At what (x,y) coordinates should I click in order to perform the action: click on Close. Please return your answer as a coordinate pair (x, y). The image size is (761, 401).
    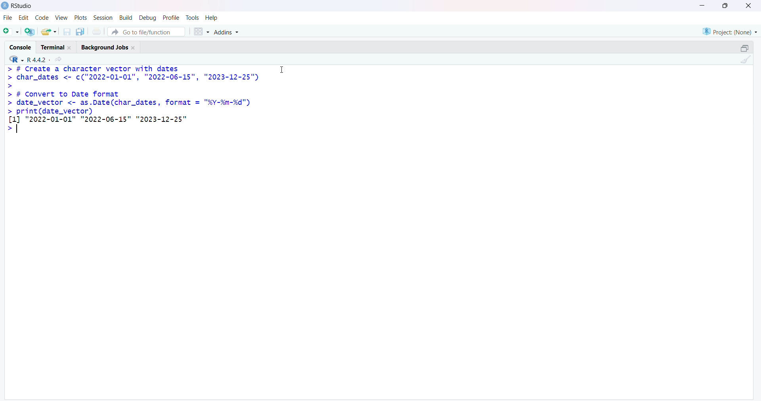
    Looking at the image, I should click on (747, 7).